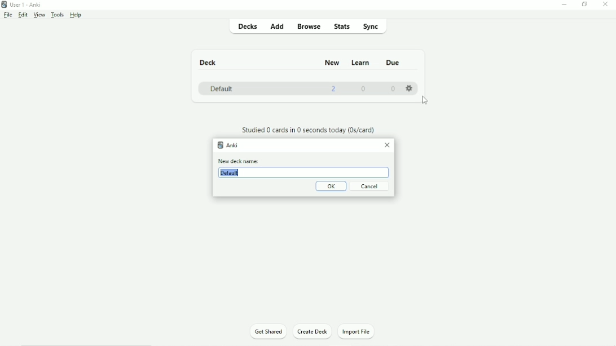 Image resolution: width=616 pixels, height=346 pixels. What do you see at coordinates (39, 15) in the screenshot?
I see `View` at bounding box center [39, 15].